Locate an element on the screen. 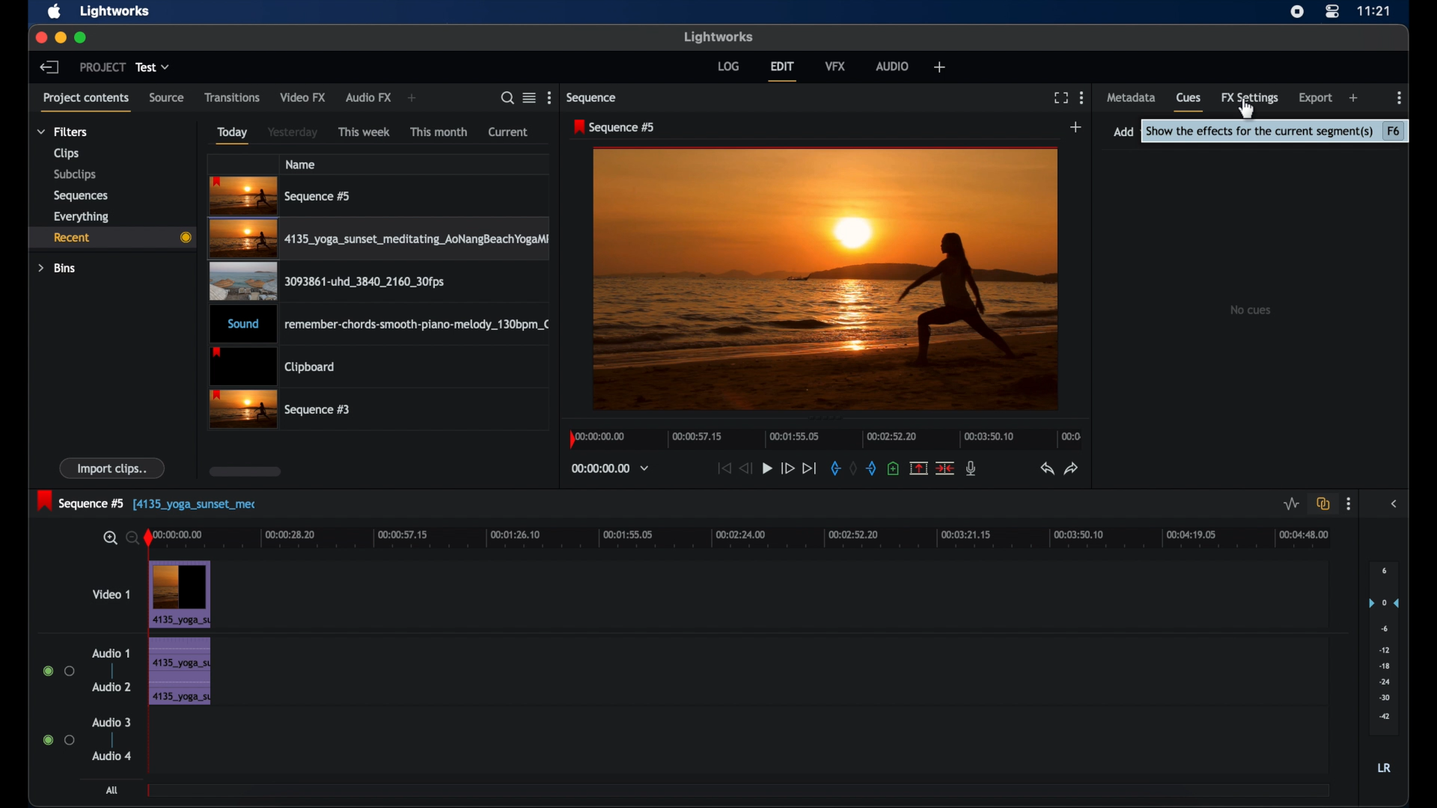  today is located at coordinates (232, 135).